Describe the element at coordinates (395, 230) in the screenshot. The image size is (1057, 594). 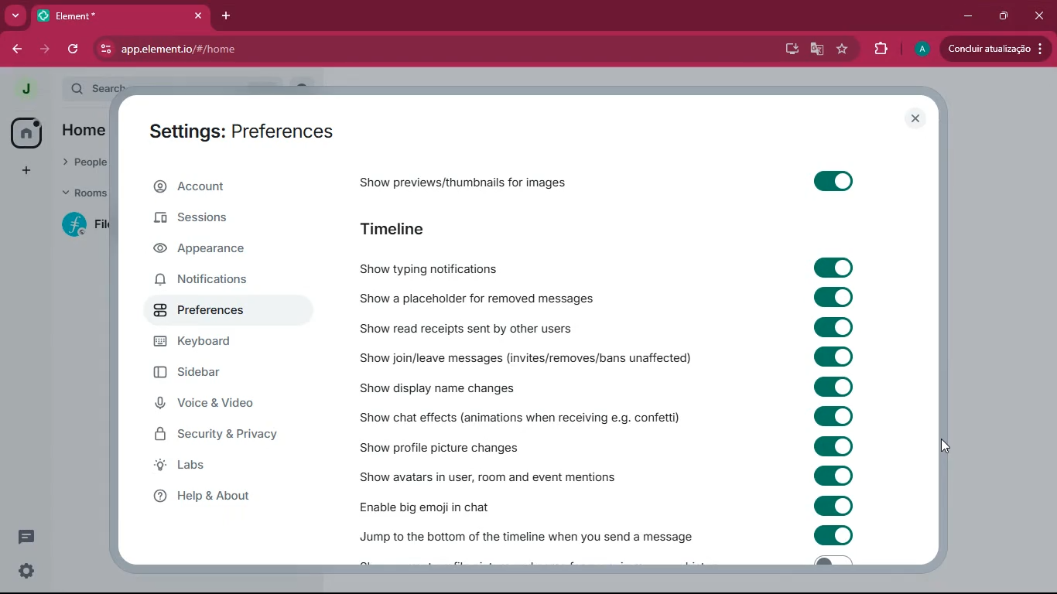
I see `timeline` at that location.